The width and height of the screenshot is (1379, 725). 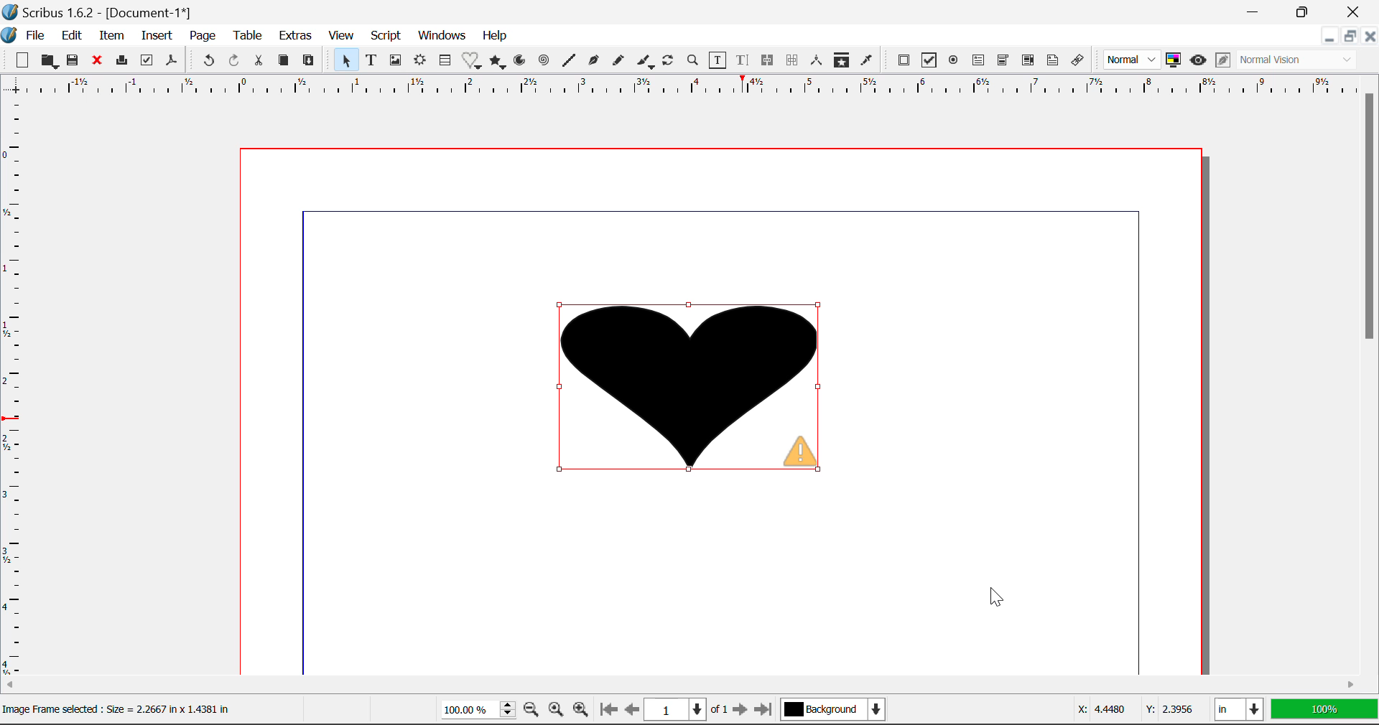 I want to click on Pdf Radio Button, so click(x=955, y=62).